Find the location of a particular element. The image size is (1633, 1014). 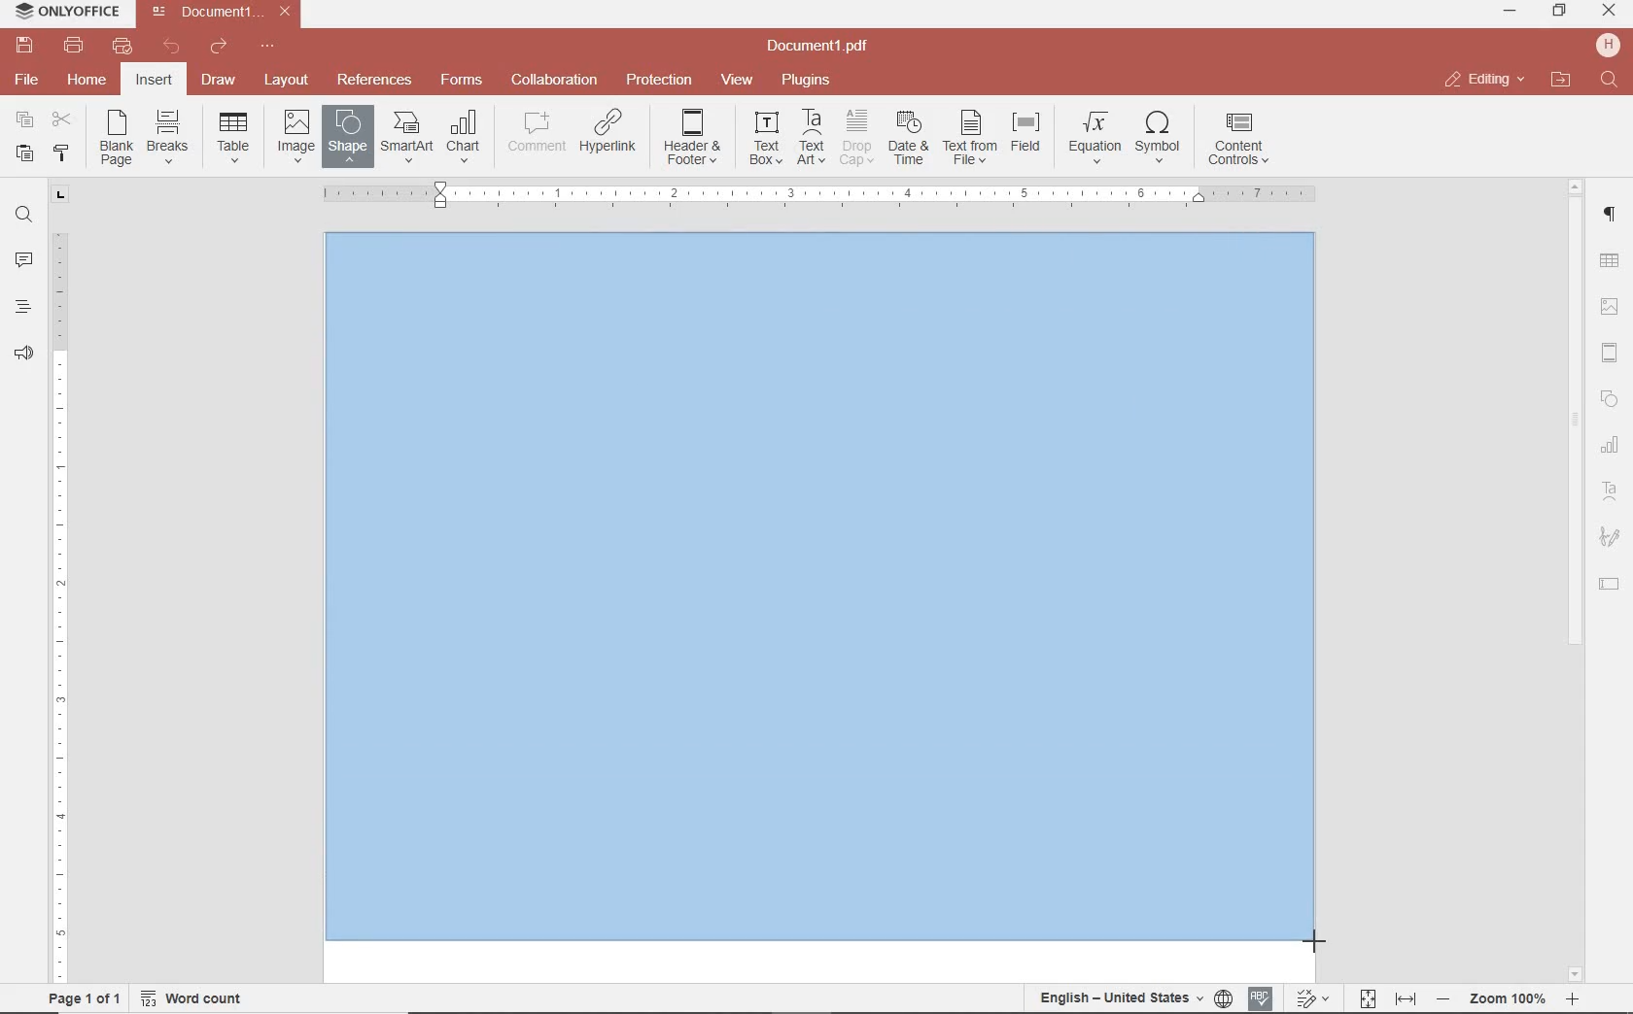

comments is located at coordinates (23, 261).